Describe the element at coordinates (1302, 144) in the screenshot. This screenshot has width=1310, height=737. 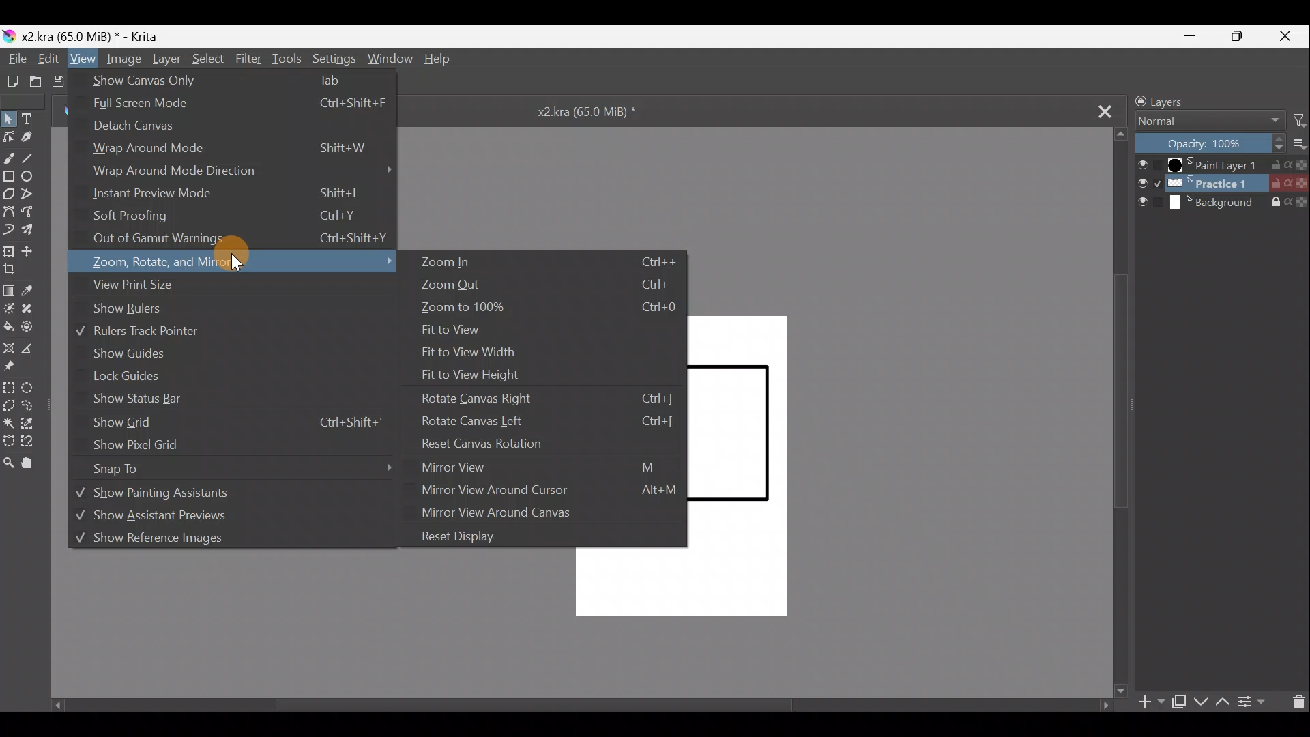
I see `More` at that location.